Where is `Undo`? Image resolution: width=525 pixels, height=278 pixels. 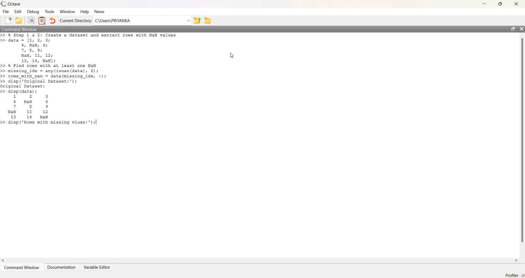
Undo is located at coordinates (52, 20).